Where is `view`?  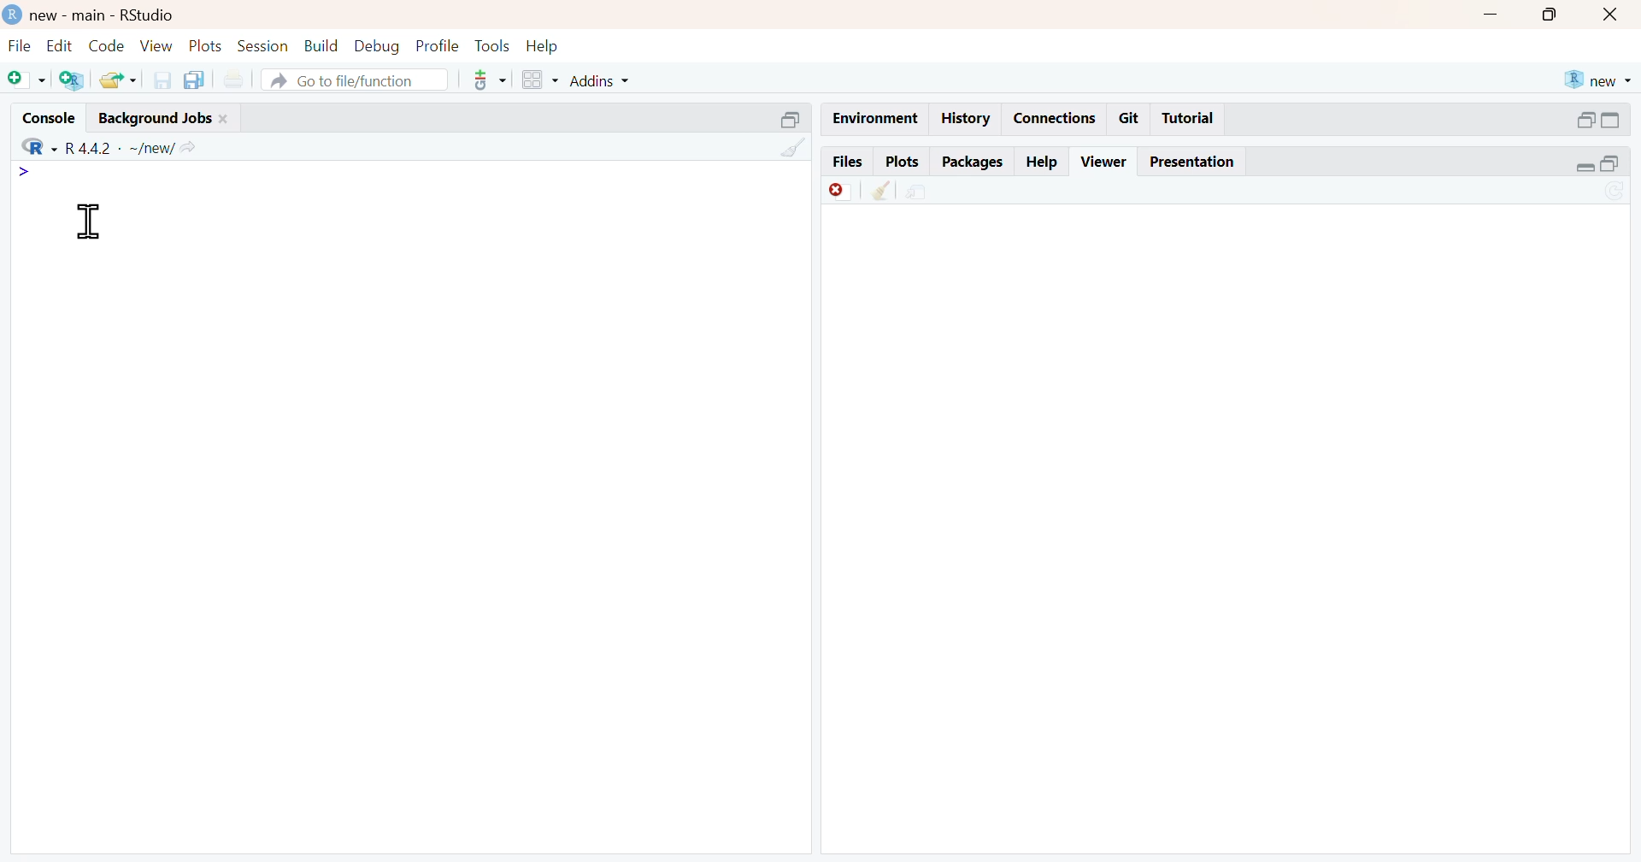
view is located at coordinates (157, 47).